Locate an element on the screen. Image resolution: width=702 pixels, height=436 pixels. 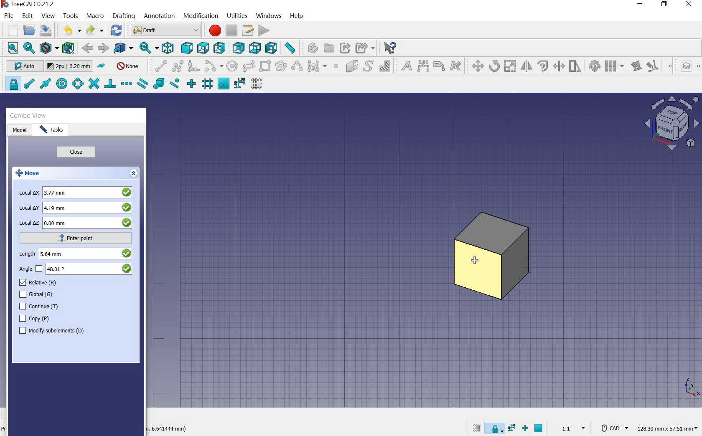
restore down is located at coordinates (665, 5).